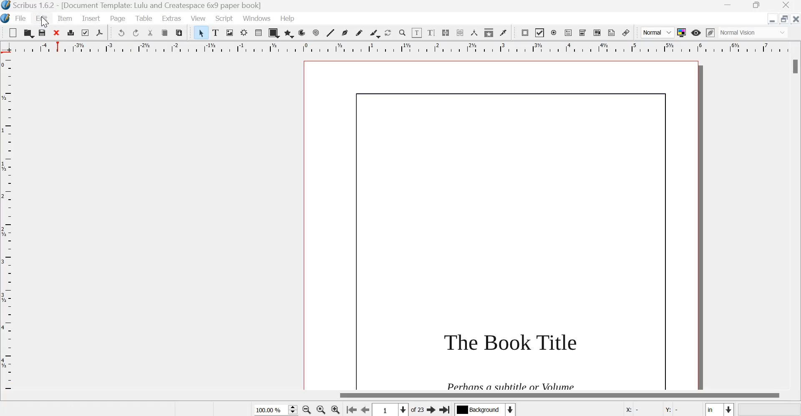  What do you see at coordinates (539, 32) in the screenshot?
I see `PDF check box` at bounding box center [539, 32].